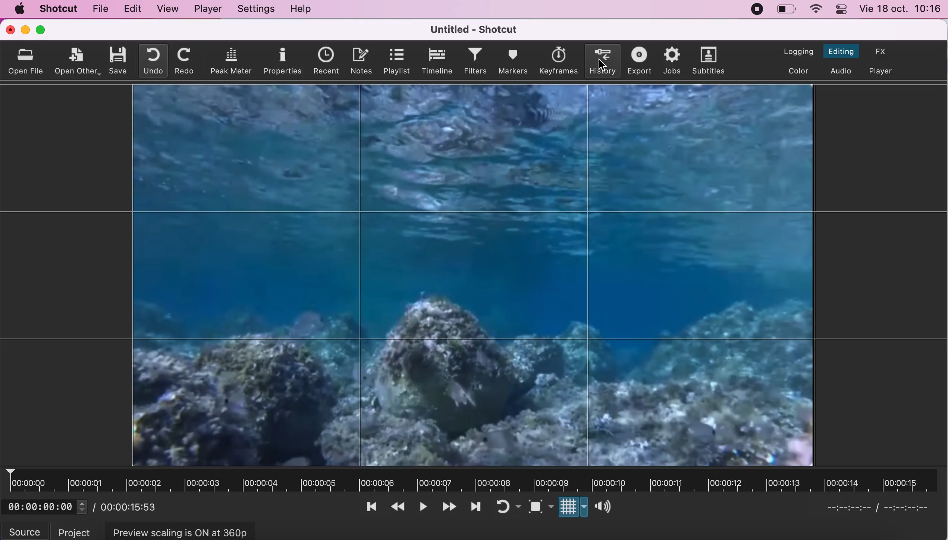 The image size is (948, 540). Describe the element at coordinates (929, 9) in the screenshot. I see `10:16` at that location.